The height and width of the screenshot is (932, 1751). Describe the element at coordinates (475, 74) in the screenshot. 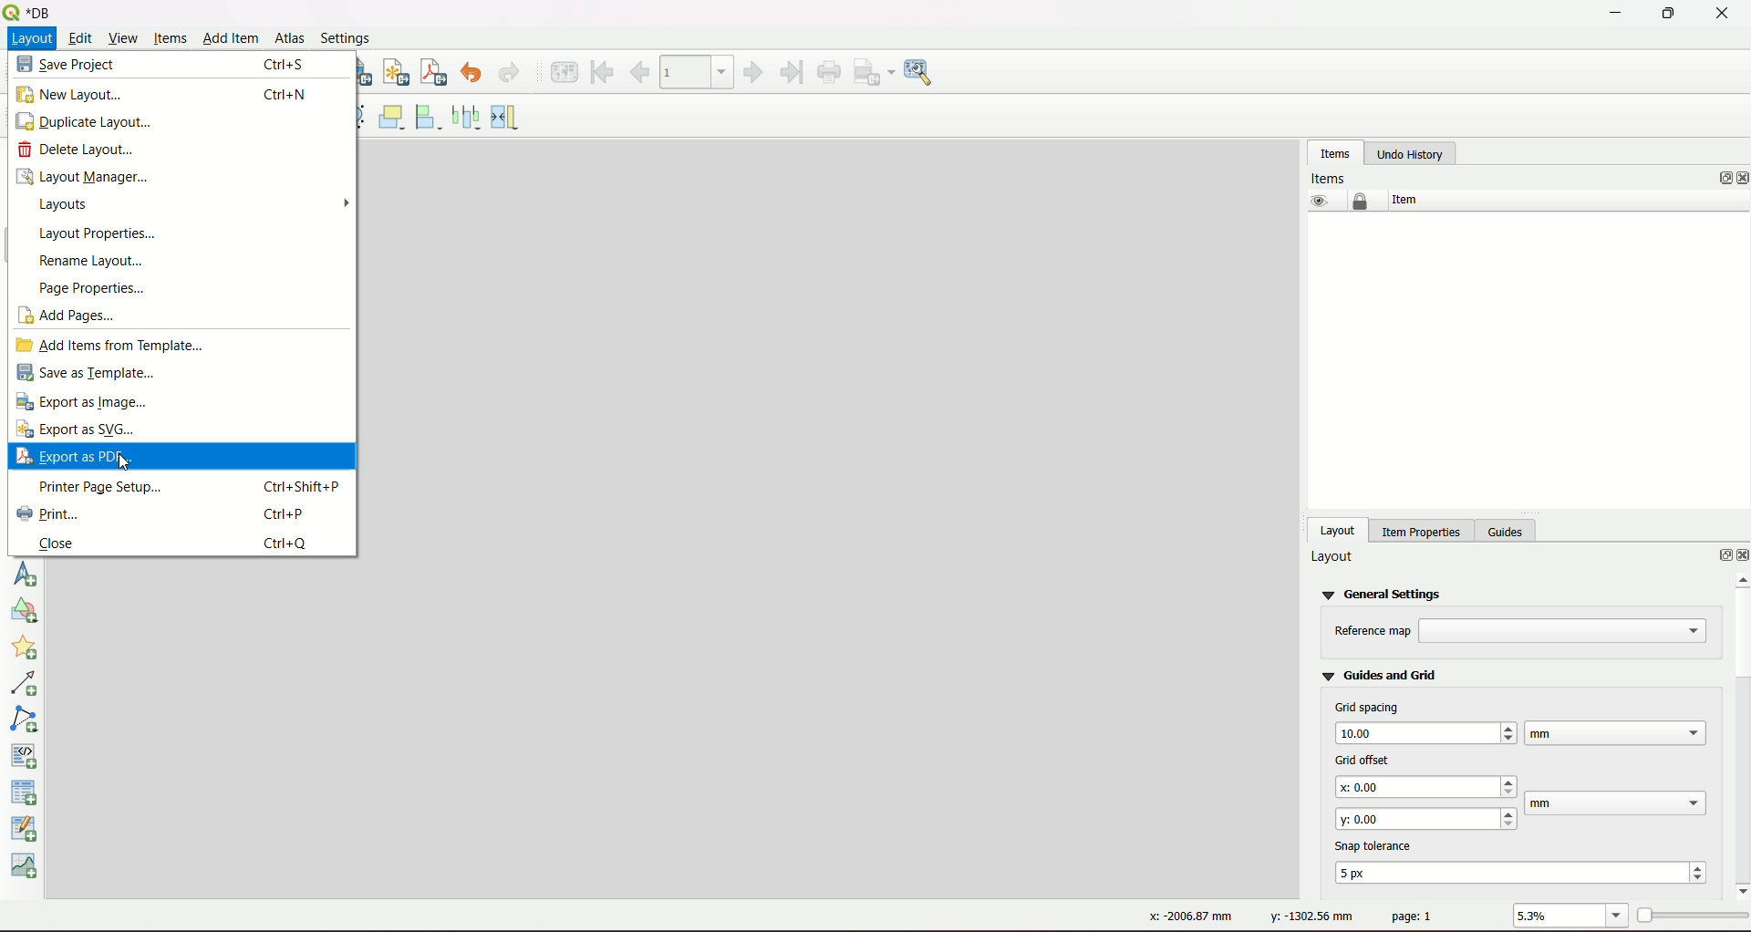

I see `undo` at that location.